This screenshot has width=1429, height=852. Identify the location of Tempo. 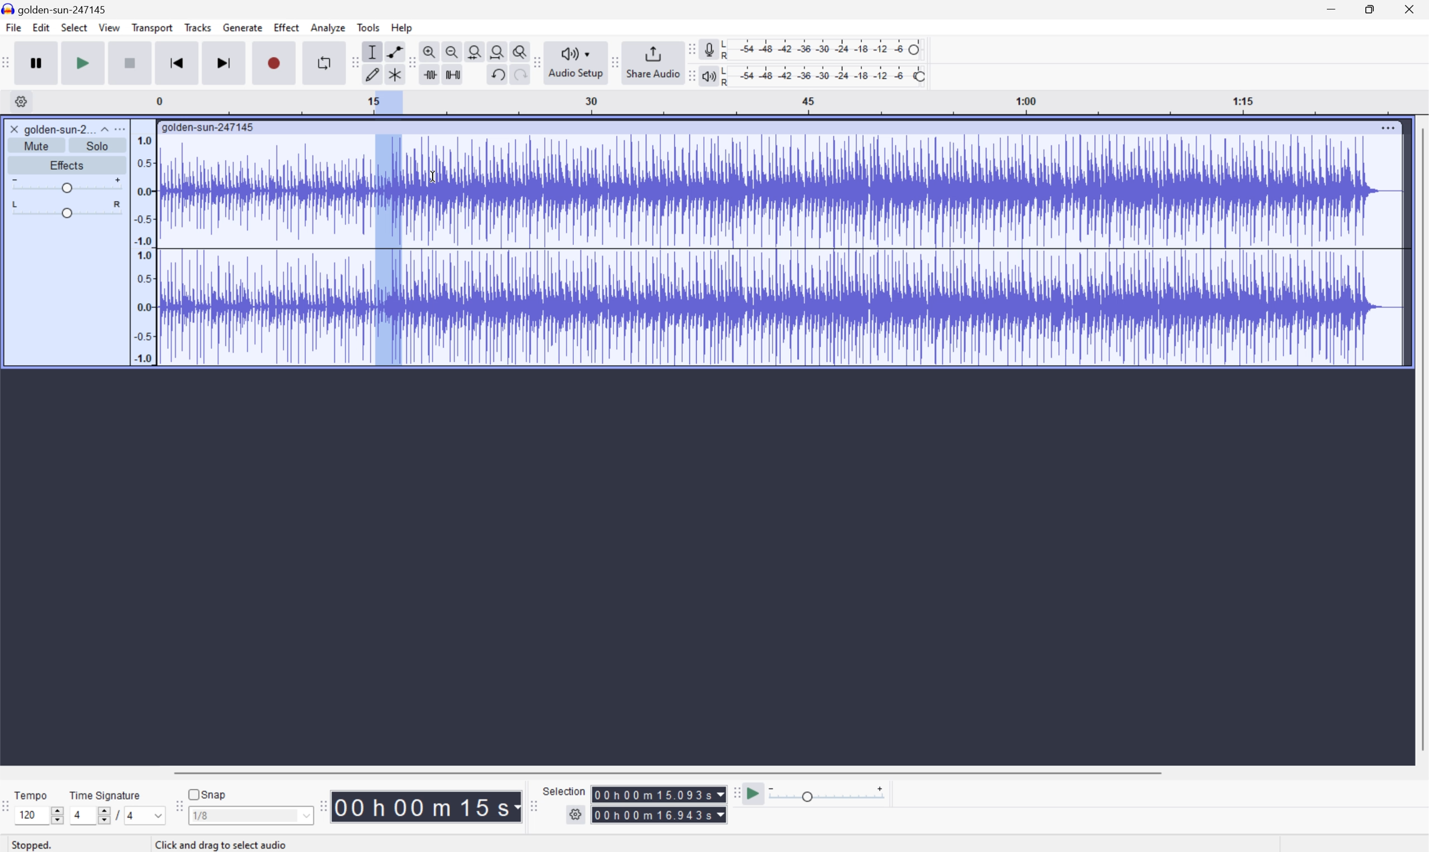
(30, 795).